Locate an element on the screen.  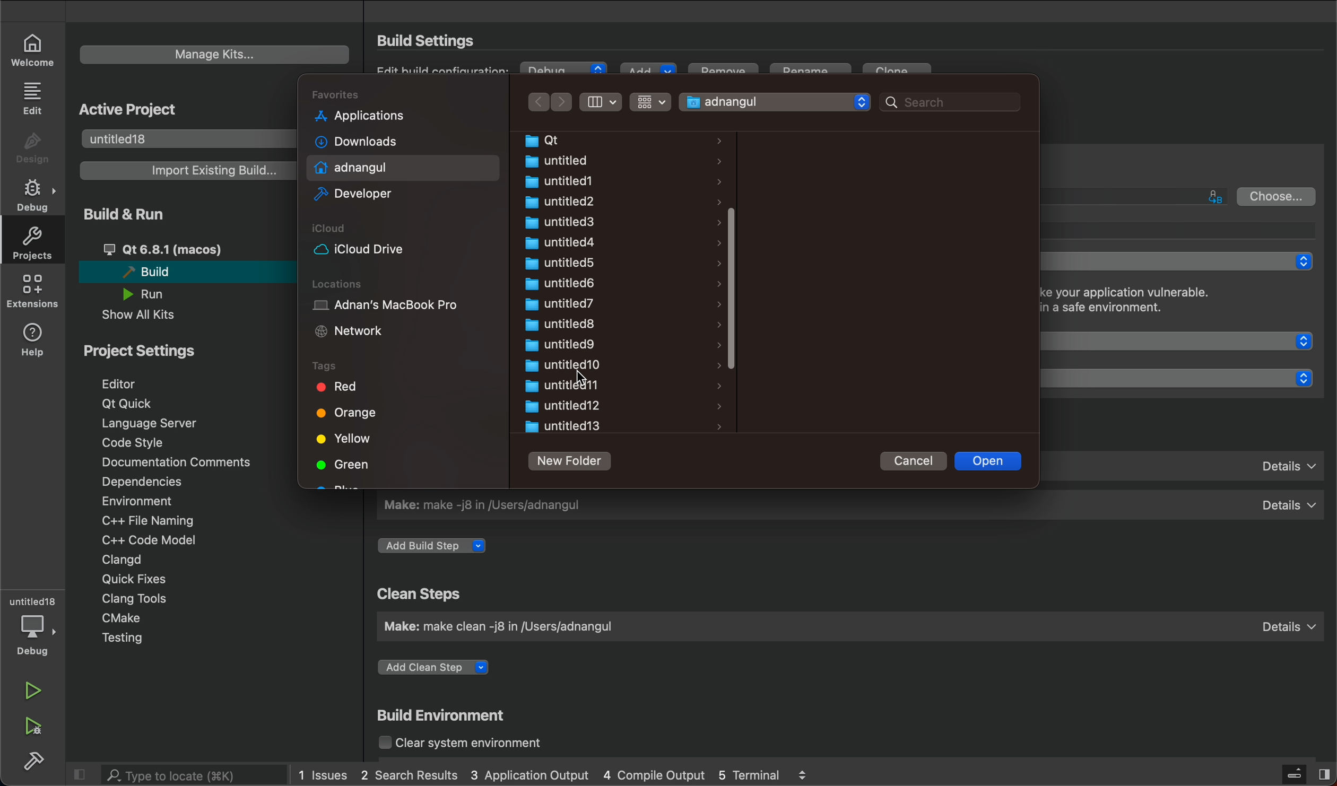
Orange is located at coordinates (343, 413).